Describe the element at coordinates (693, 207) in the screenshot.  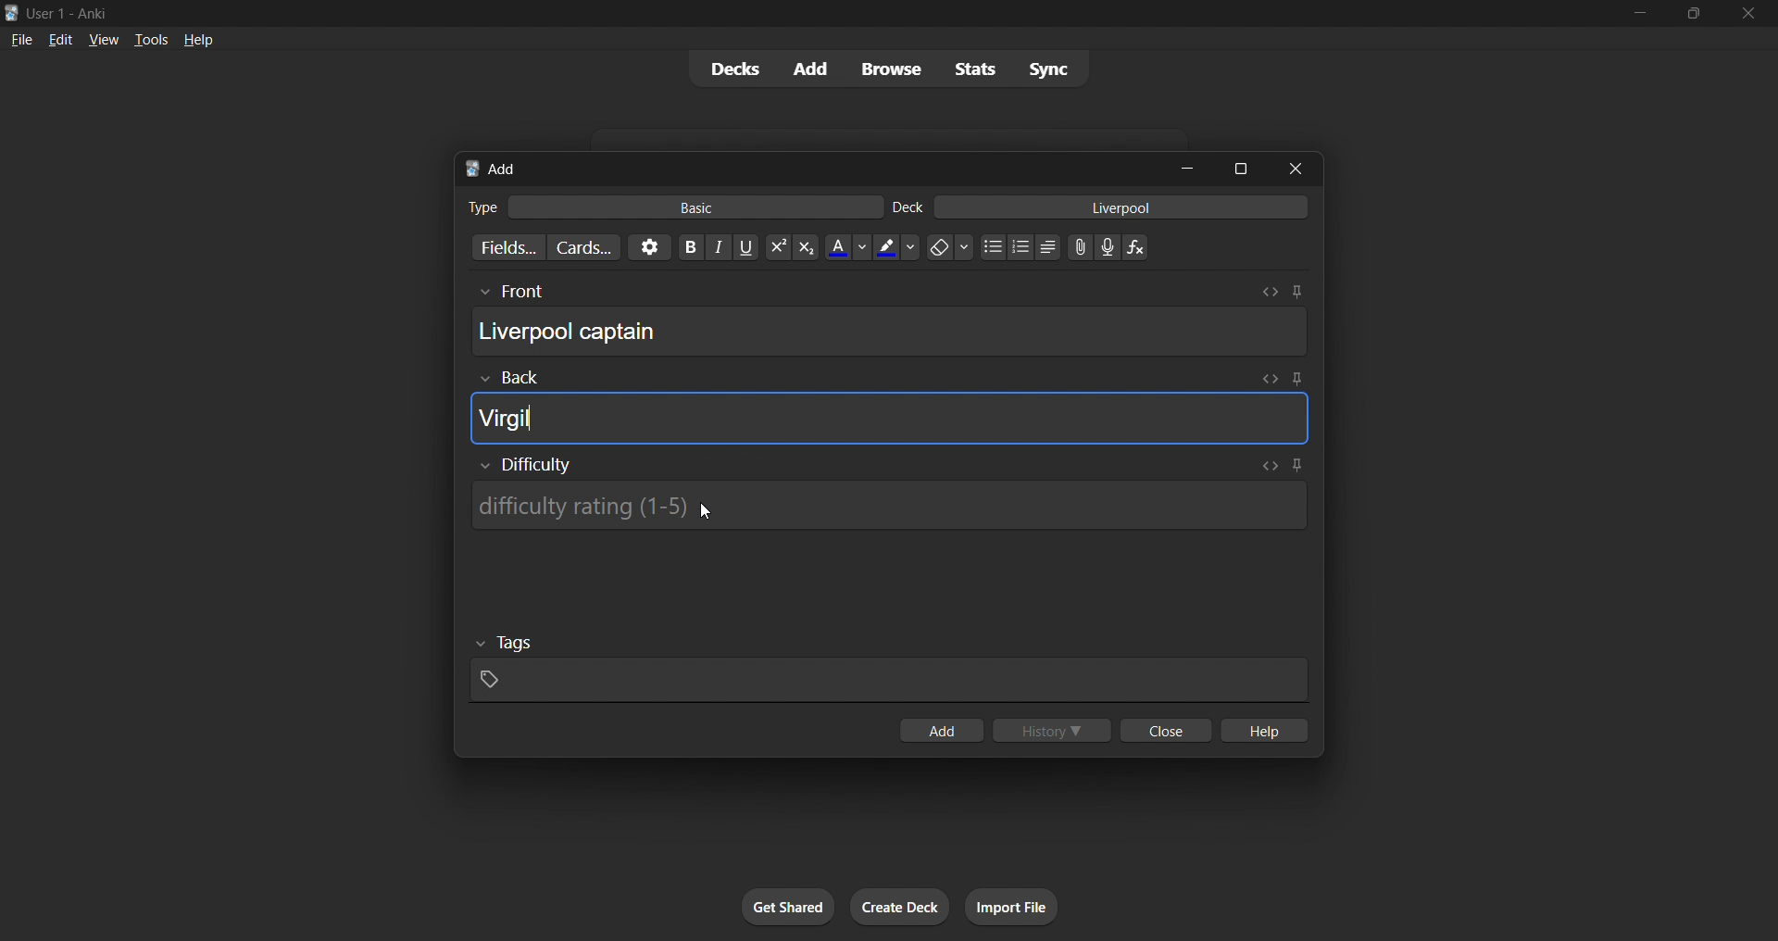
I see `basic card type` at that location.